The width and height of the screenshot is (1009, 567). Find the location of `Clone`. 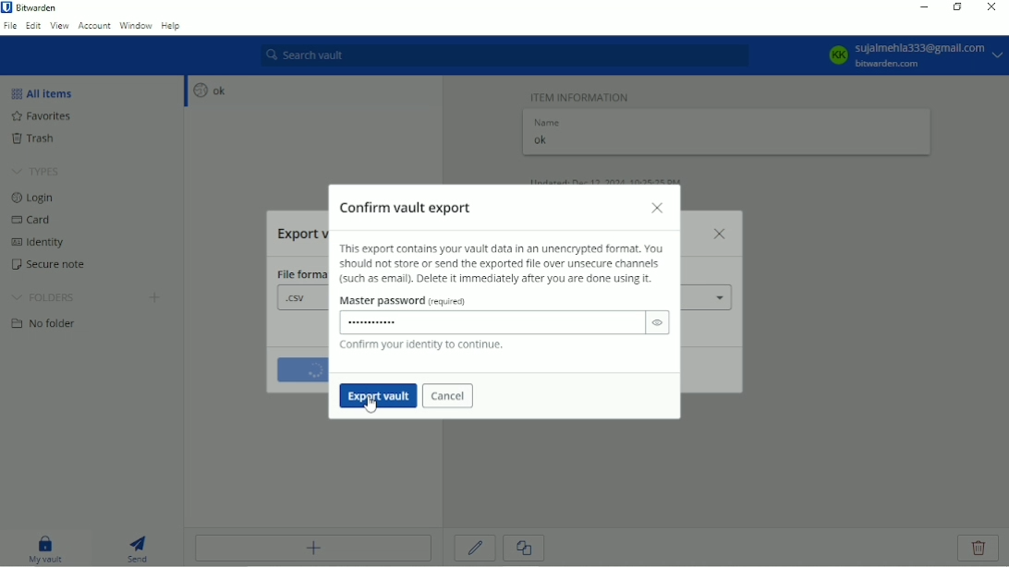

Clone is located at coordinates (523, 549).